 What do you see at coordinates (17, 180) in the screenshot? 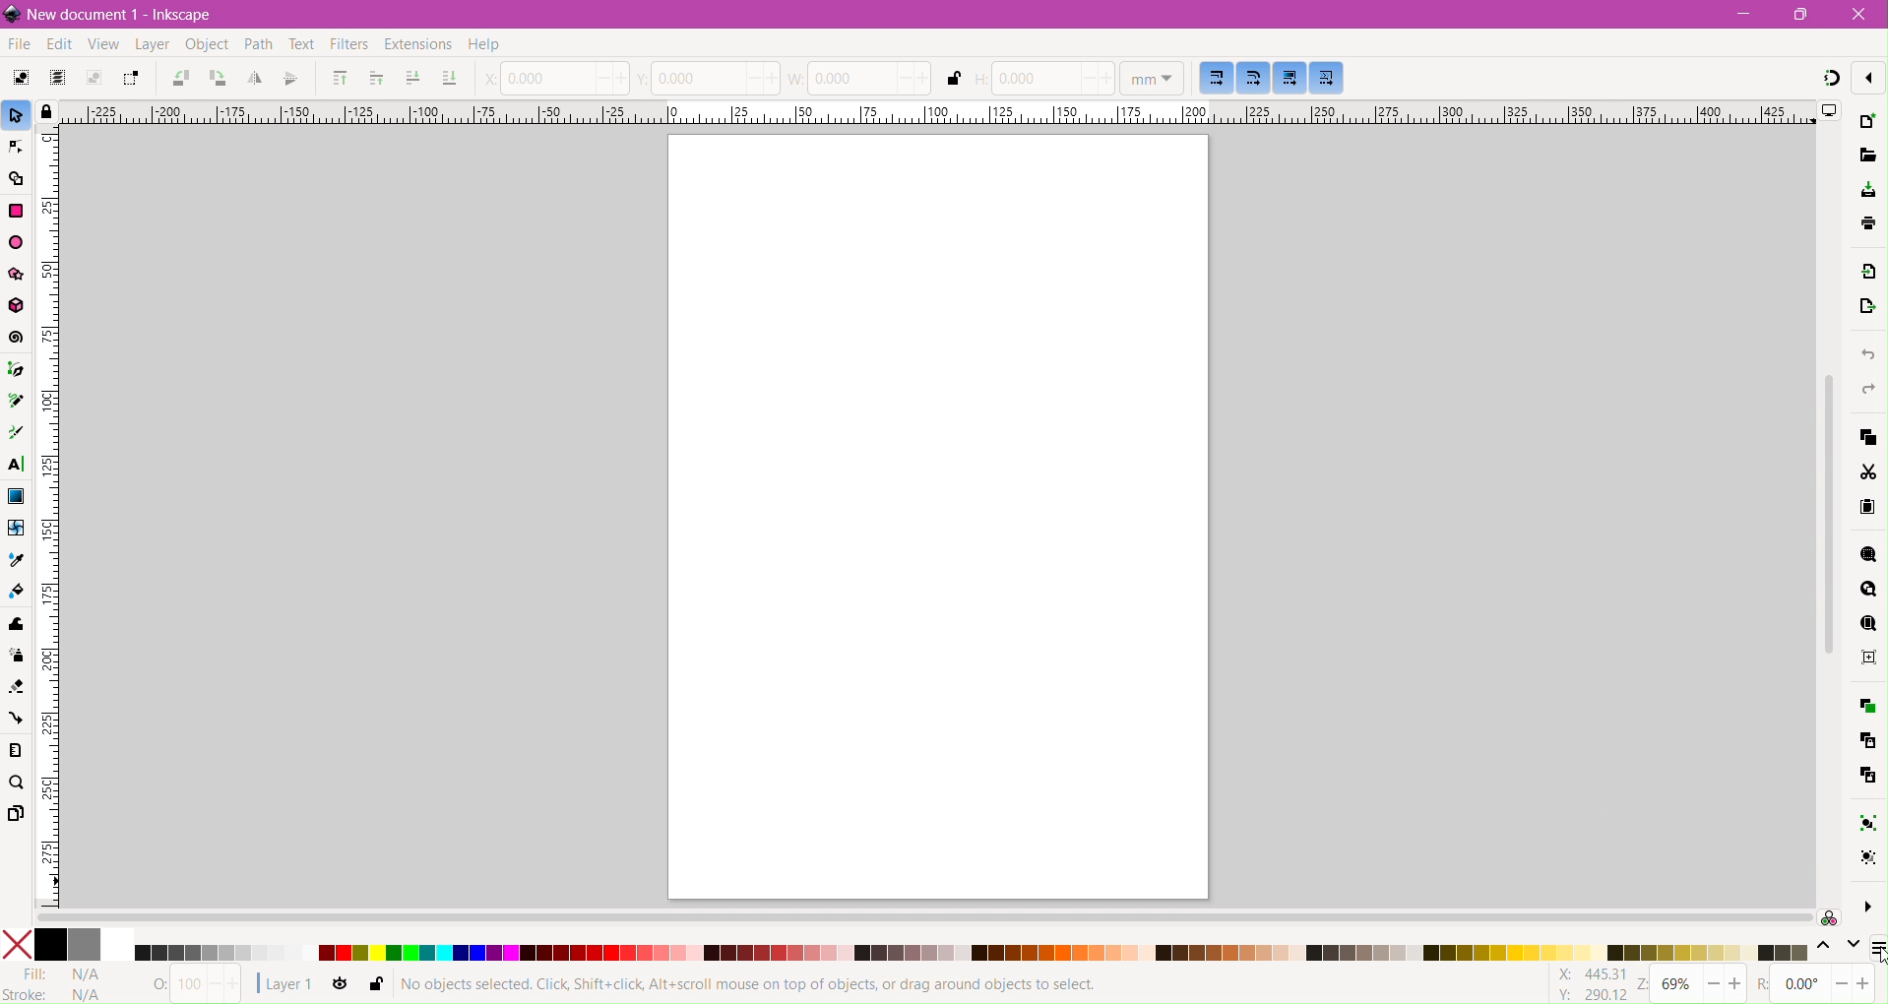
I see `Shape Builder Tool` at bounding box center [17, 180].